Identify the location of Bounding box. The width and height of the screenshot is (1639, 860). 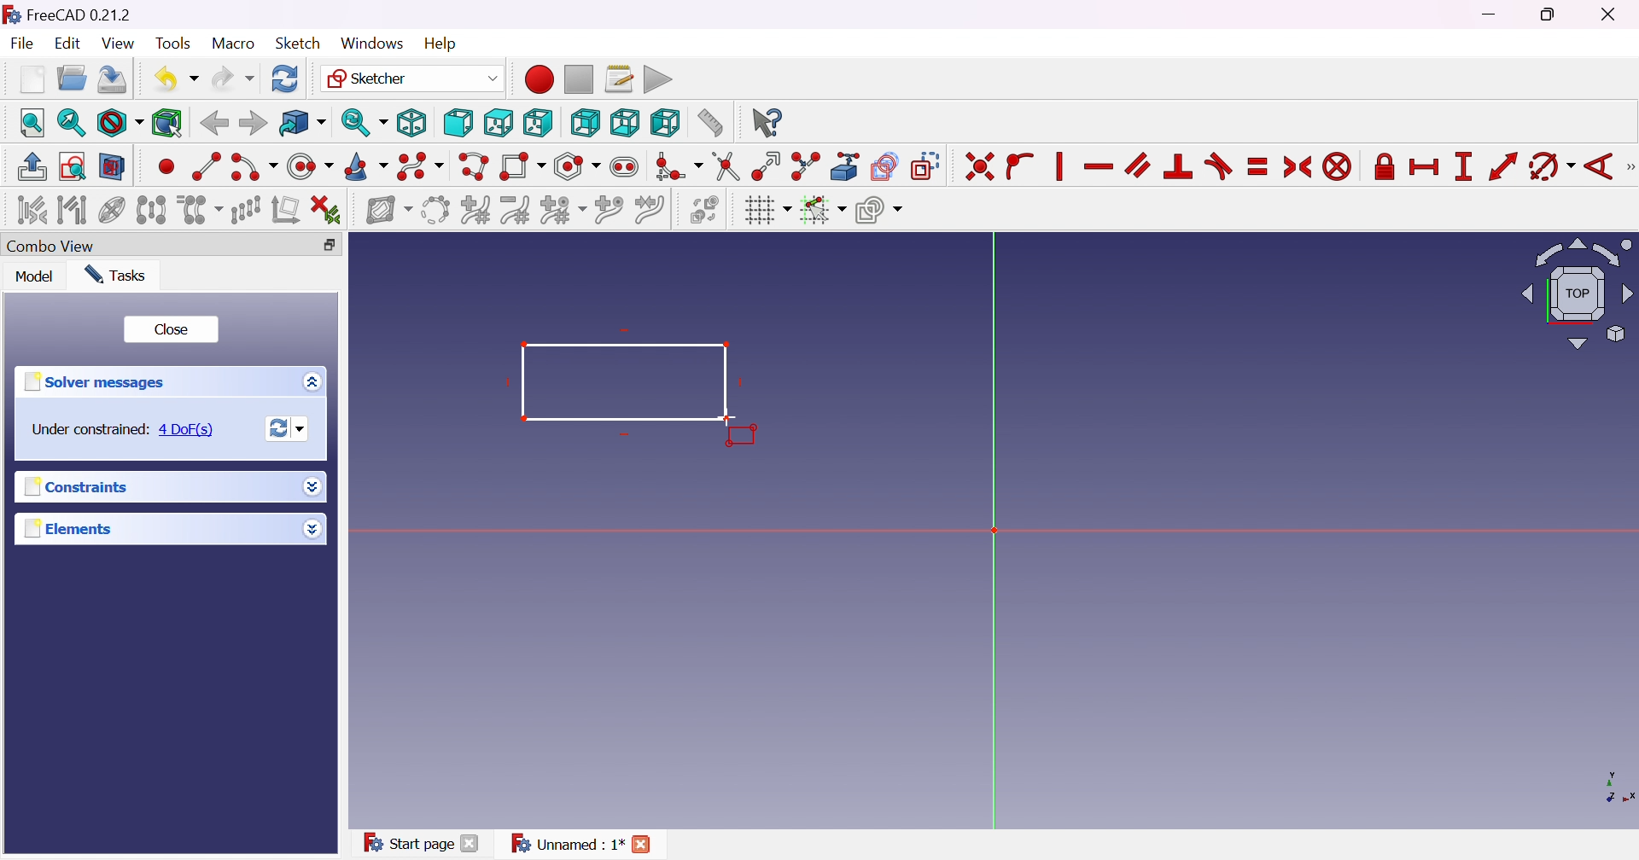
(168, 125).